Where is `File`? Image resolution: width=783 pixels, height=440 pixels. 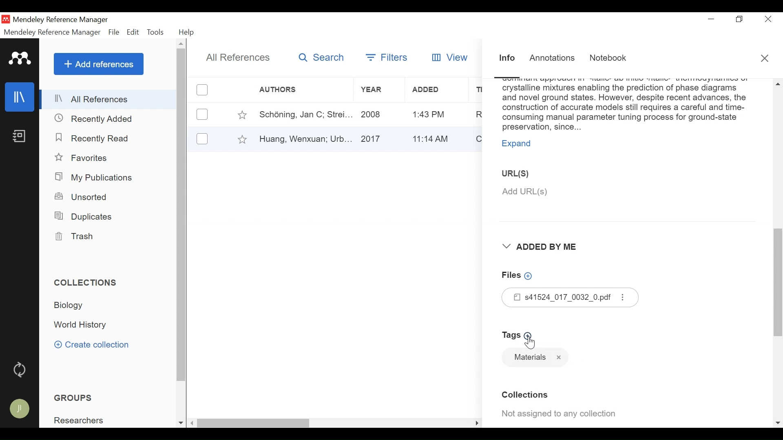 File is located at coordinates (114, 33).